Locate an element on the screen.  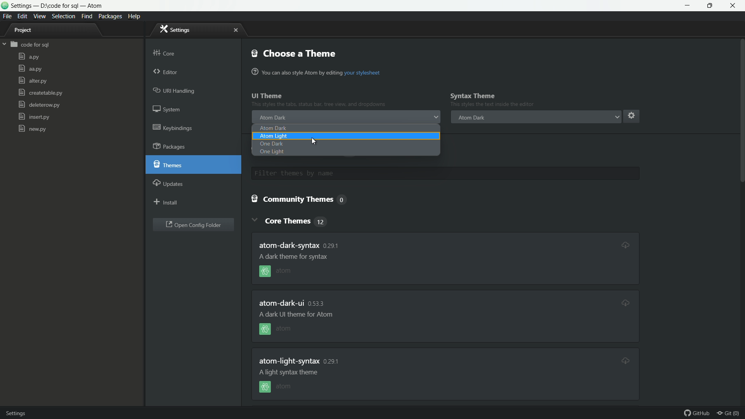
download is located at coordinates (624, 360).